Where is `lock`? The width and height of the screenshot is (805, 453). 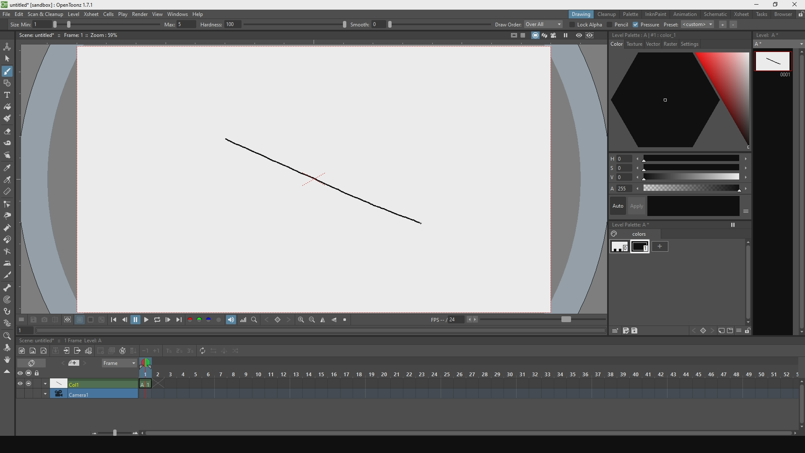 lock is located at coordinates (800, 15).